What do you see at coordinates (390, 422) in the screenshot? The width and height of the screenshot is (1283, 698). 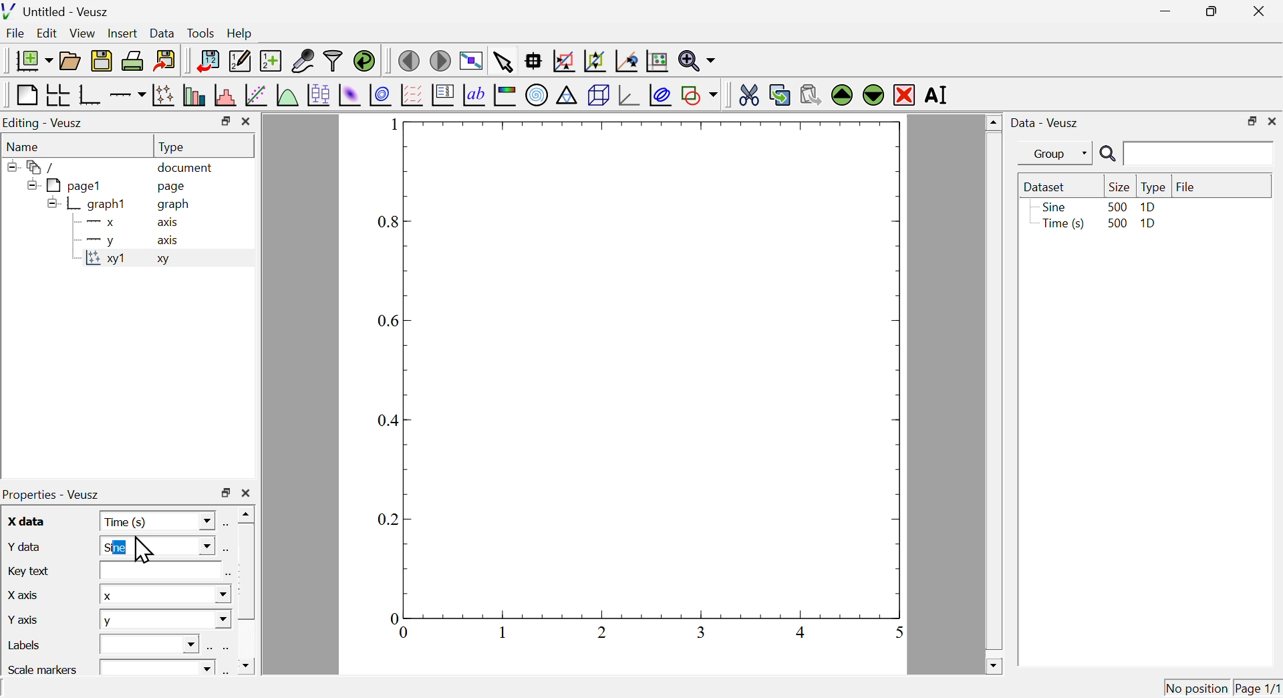 I see `0.4` at bounding box center [390, 422].